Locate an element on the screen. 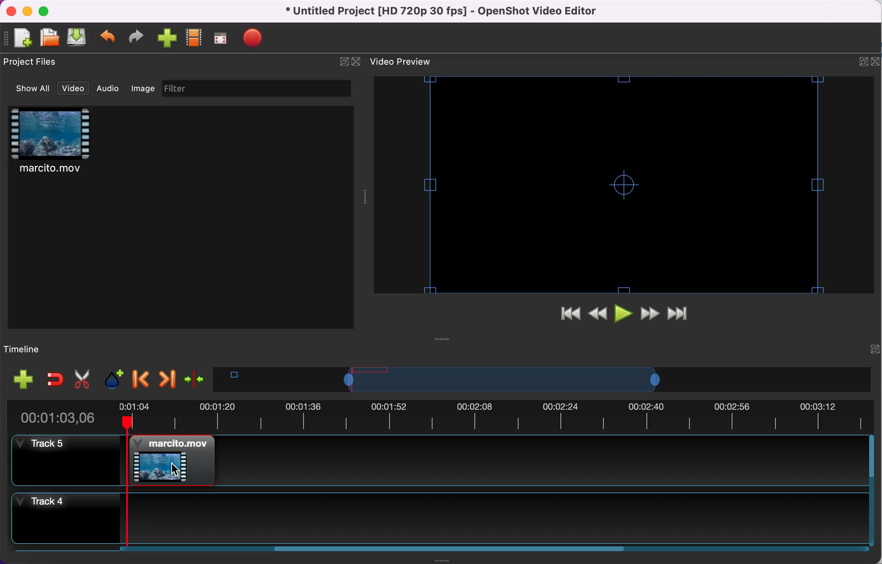 The width and height of the screenshot is (882, 564). fast forward is located at coordinates (649, 315).